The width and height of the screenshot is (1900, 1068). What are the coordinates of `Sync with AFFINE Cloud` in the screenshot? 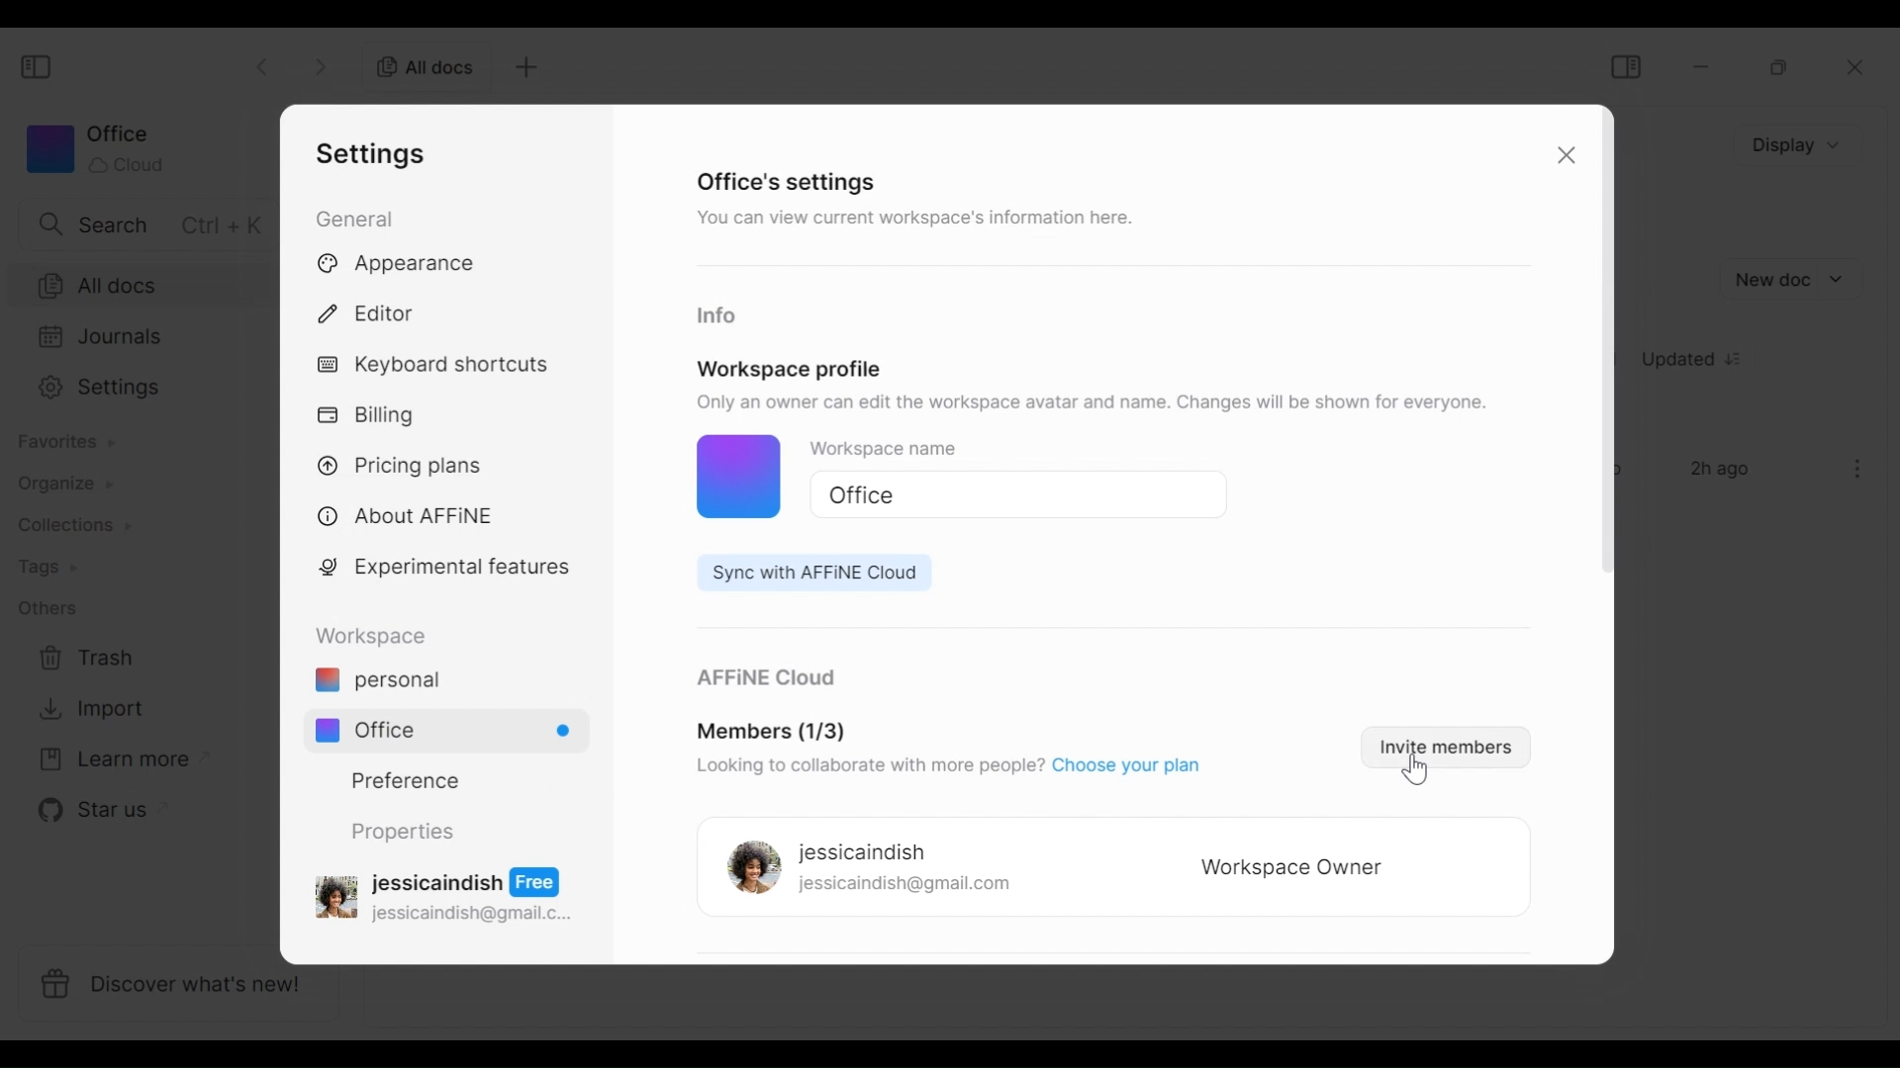 It's located at (805, 573).